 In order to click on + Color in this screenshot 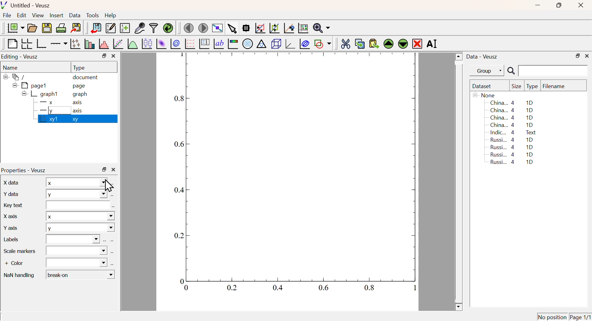, I will do `click(19, 264)`.